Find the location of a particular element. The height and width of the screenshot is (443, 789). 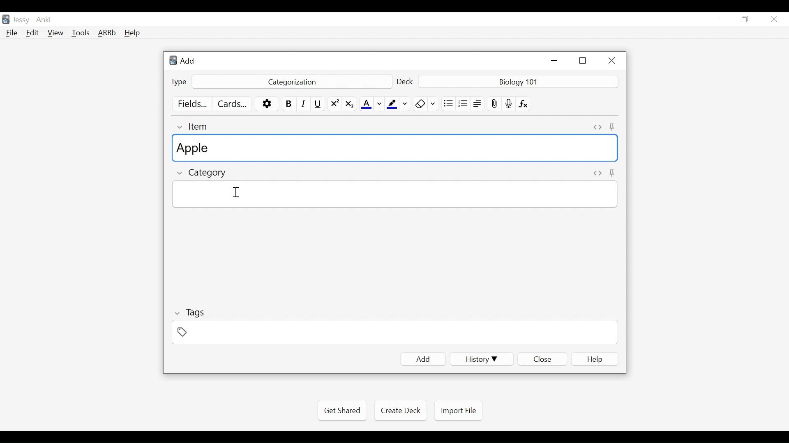

Italics is located at coordinates (305, 103).